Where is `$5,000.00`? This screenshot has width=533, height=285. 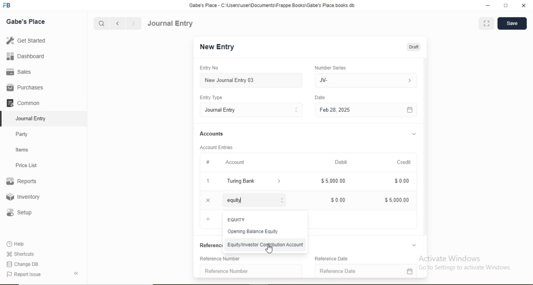 $5,000.00 is located at coordinates (333, 180).